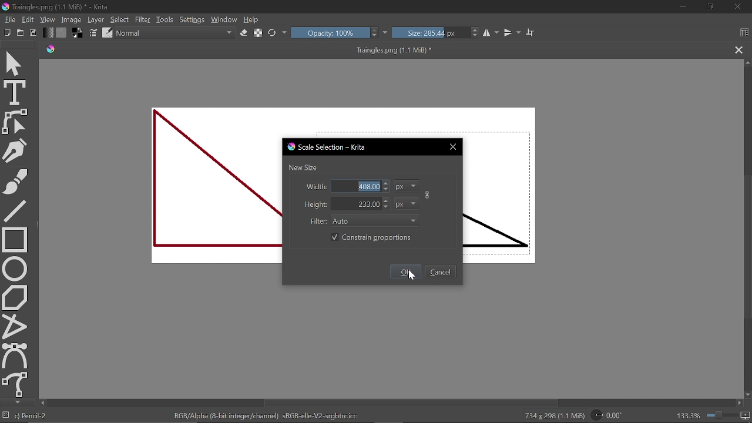 This screenshot has width=752, height=423. What do you see at coordinates (328, 147) in the screenshot?
I see `Scale Selection - Krita` at bounding box center [328, 147].